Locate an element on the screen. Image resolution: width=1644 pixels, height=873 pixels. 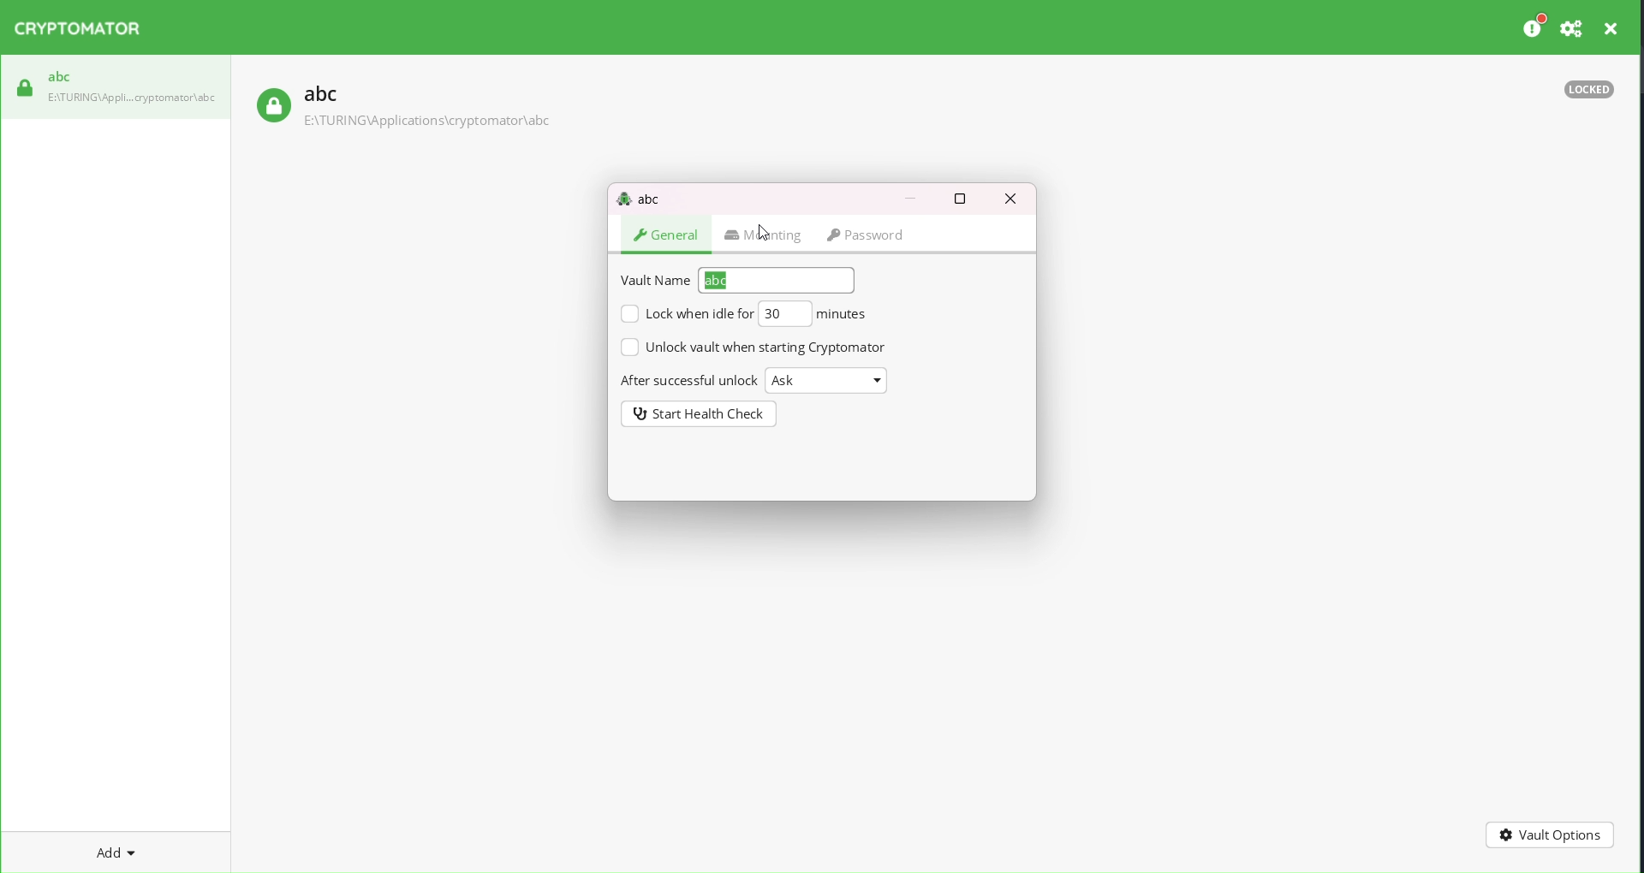
path is located at coordinates (427, 122).